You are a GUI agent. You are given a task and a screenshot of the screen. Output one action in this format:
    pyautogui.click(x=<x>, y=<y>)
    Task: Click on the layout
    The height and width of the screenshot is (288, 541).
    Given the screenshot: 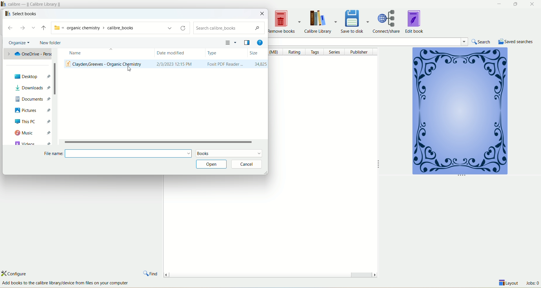 What is the action you would take?
    pyautogui.click(x=509, y=284)
    